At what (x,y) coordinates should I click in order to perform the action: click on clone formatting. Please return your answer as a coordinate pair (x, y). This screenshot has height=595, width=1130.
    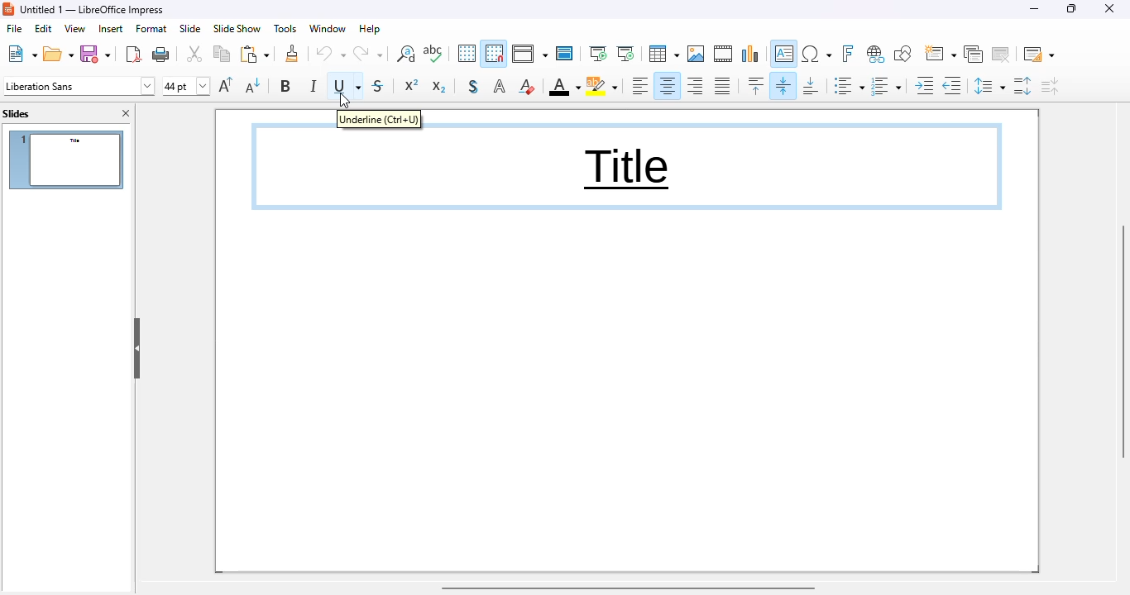
    Looking at the image, I should click on (292, 54).